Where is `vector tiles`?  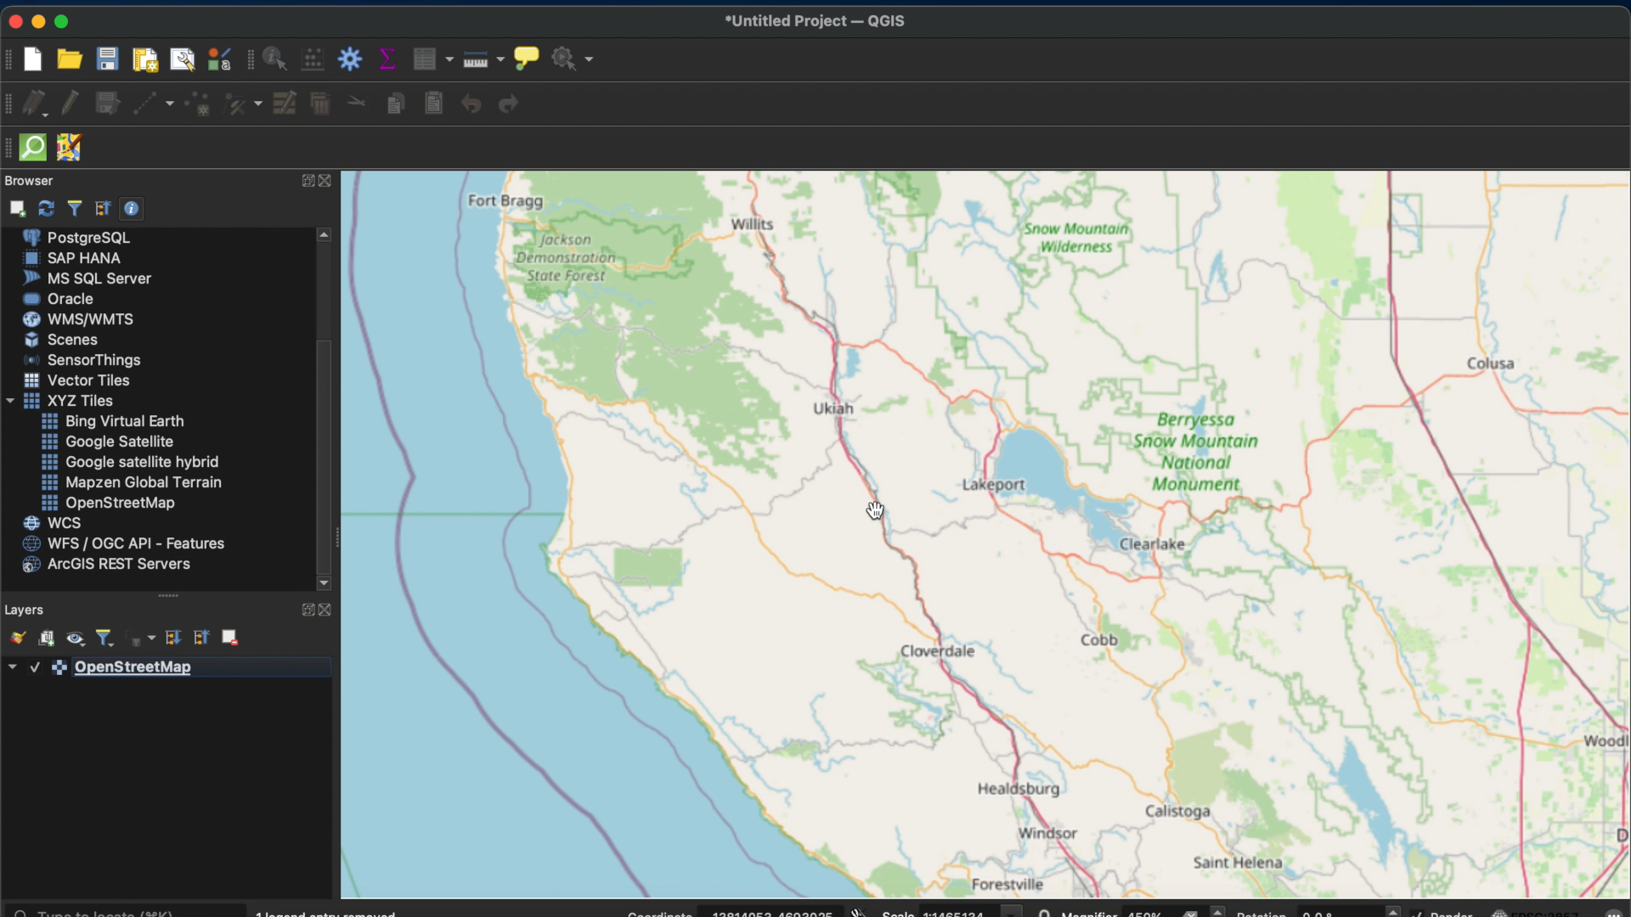 vector tiles is located at coordinates (78, 380).